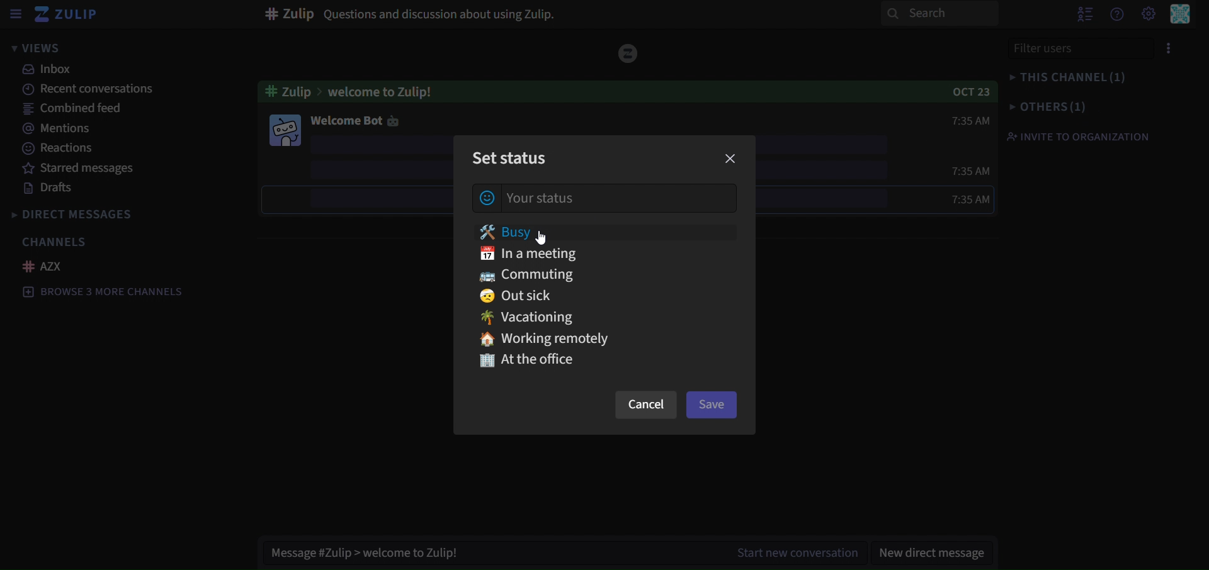 The width and height of the screenshot is (1209, 570). What do you see at coordinates (283, 130) in the screenshot?
I see `image` at bounding box center [283, 130].